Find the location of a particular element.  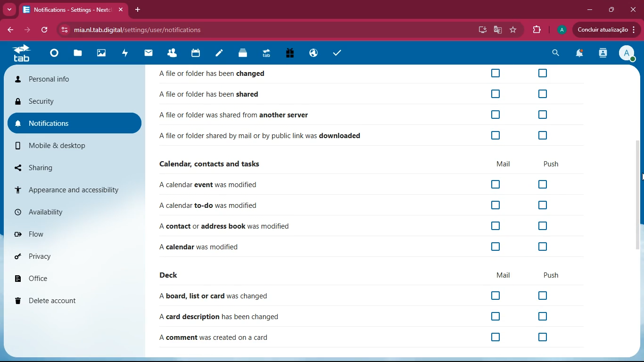

flow is located at coordinates (69, 235).